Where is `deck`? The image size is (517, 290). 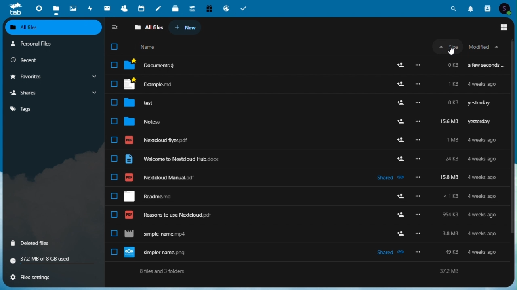 deck is located at coordinates (175, 8).